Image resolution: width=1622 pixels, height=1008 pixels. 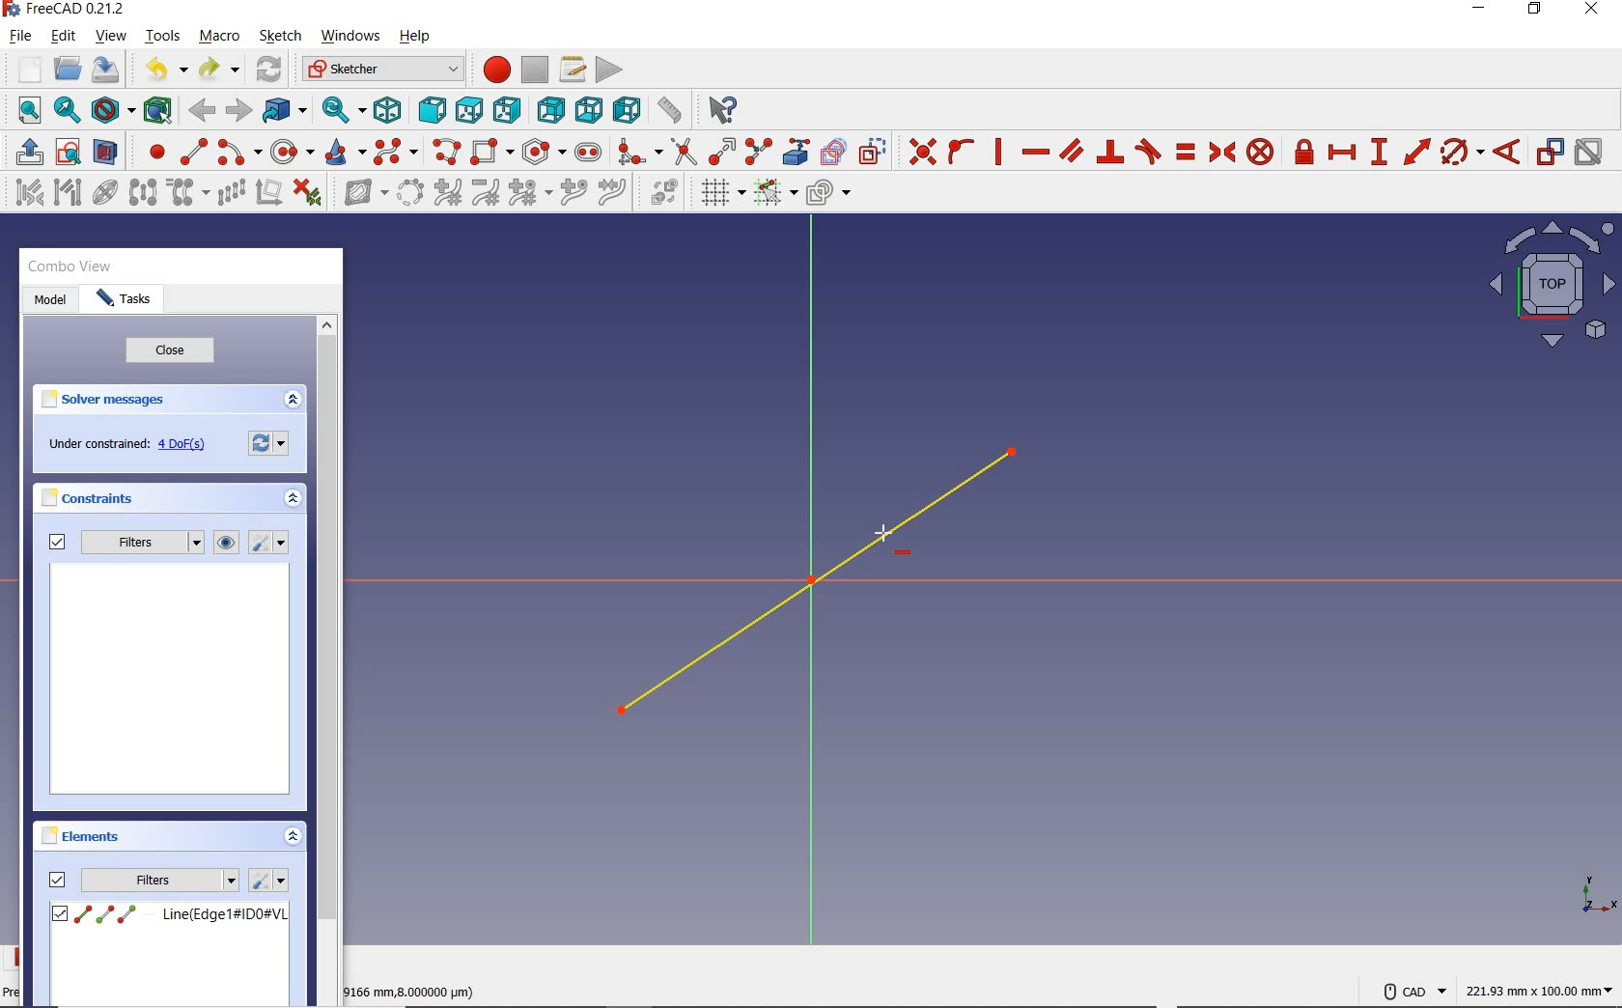 I want to click on REAR, so click(x=548, y=112).